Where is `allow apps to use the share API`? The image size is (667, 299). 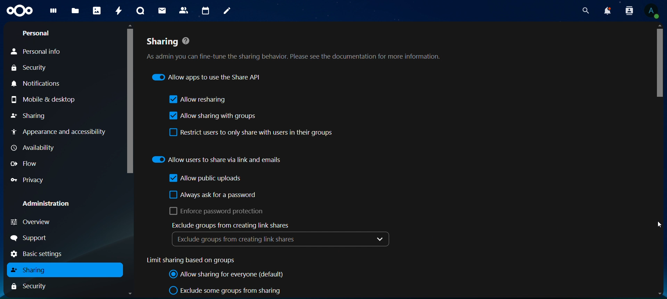
allow apps to use the share API is located at coordinates (205, 77).